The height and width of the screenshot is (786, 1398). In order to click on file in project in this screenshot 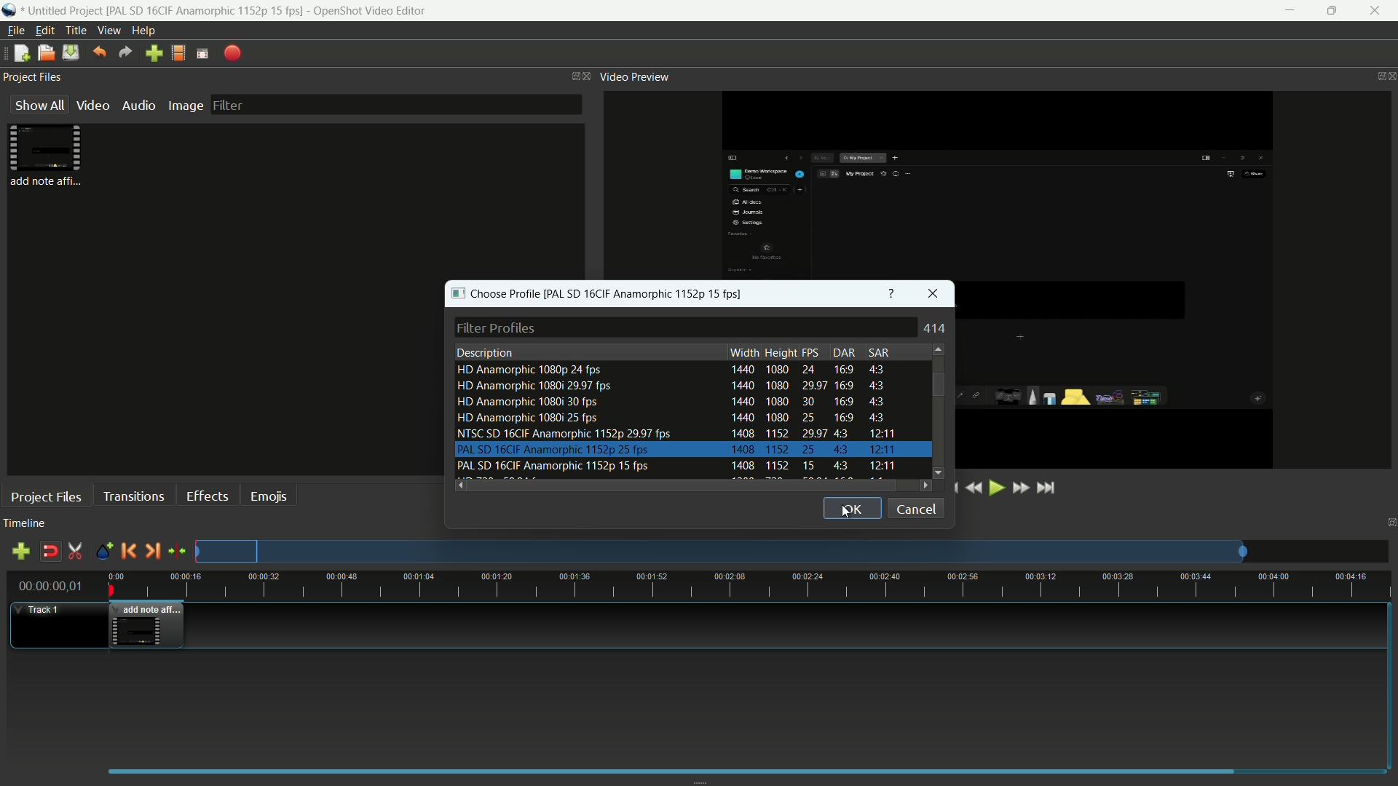, I will do `click(42, 156)`.